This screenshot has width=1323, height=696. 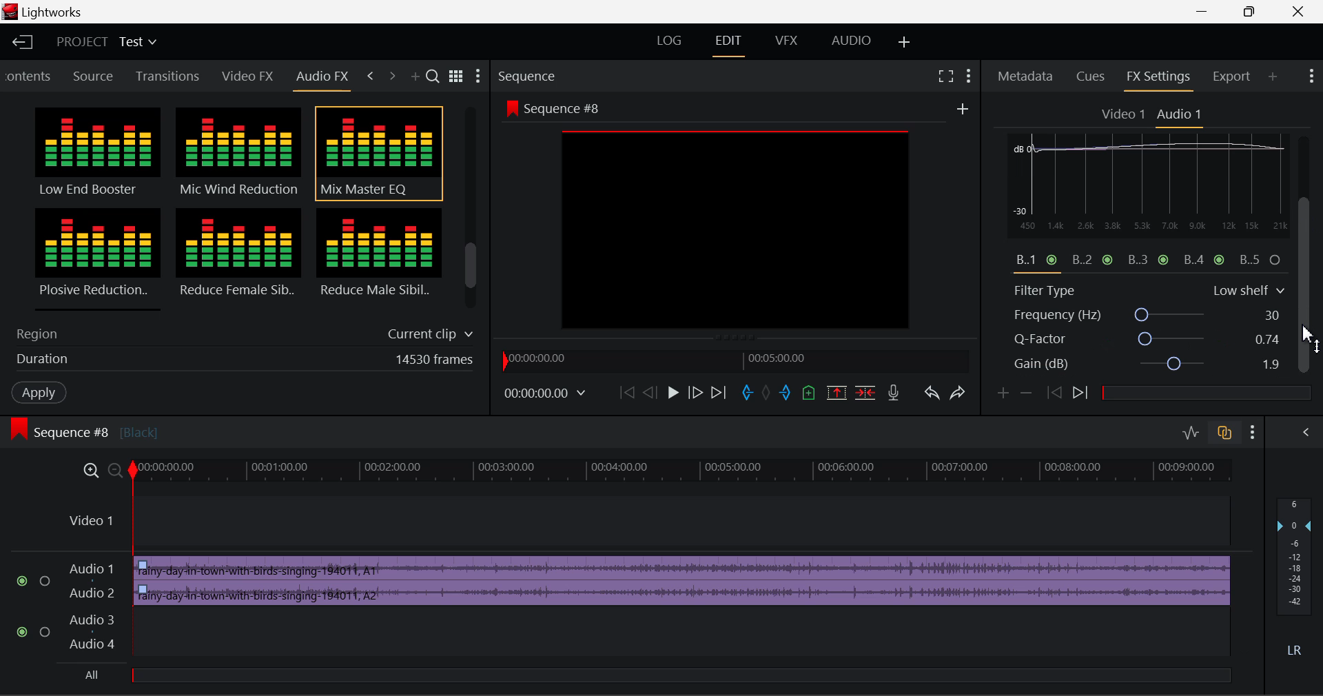 What do you see at coordinates (934, 397) in the screenshot?
I see `Undo` at bounding box center [934, 397].